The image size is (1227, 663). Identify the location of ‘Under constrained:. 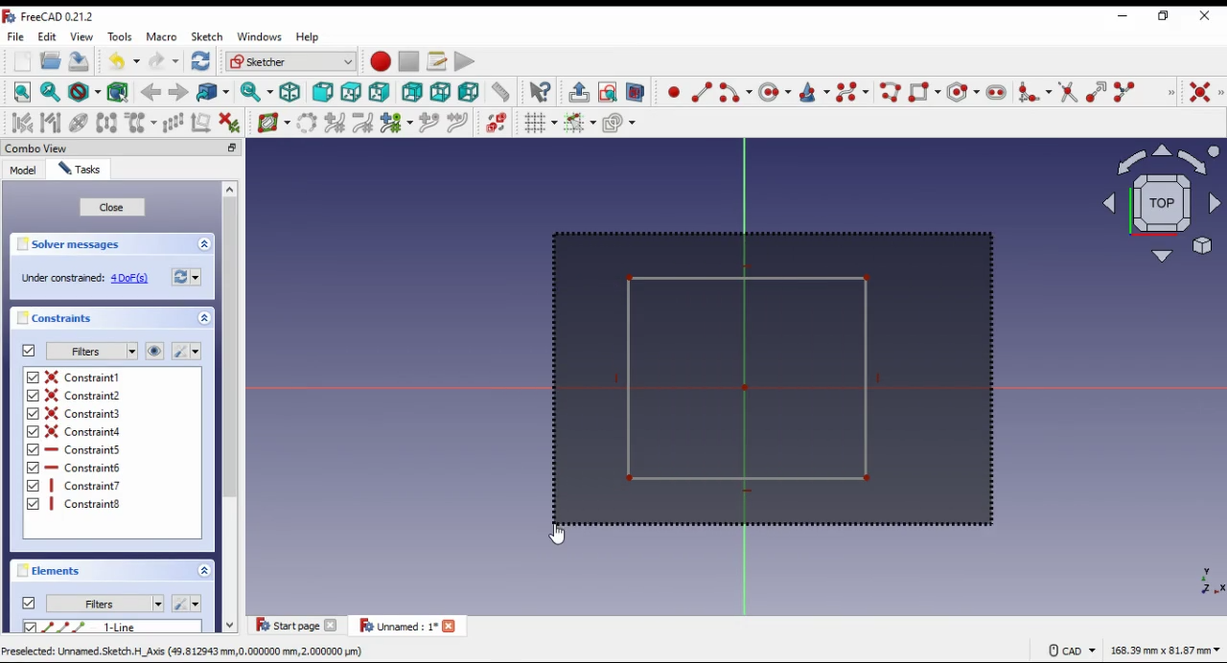
(62, 279).